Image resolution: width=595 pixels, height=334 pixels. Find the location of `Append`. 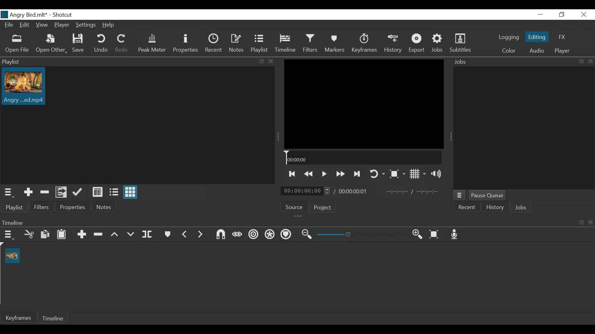

Append is located at coordinates (82, 234).